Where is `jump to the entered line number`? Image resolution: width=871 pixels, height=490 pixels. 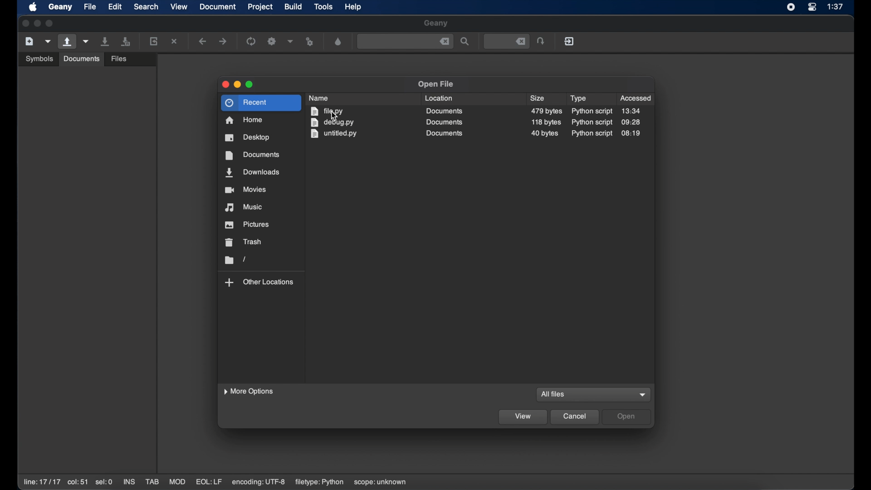
jump to the entered line number is located at coordinates (542, 41).